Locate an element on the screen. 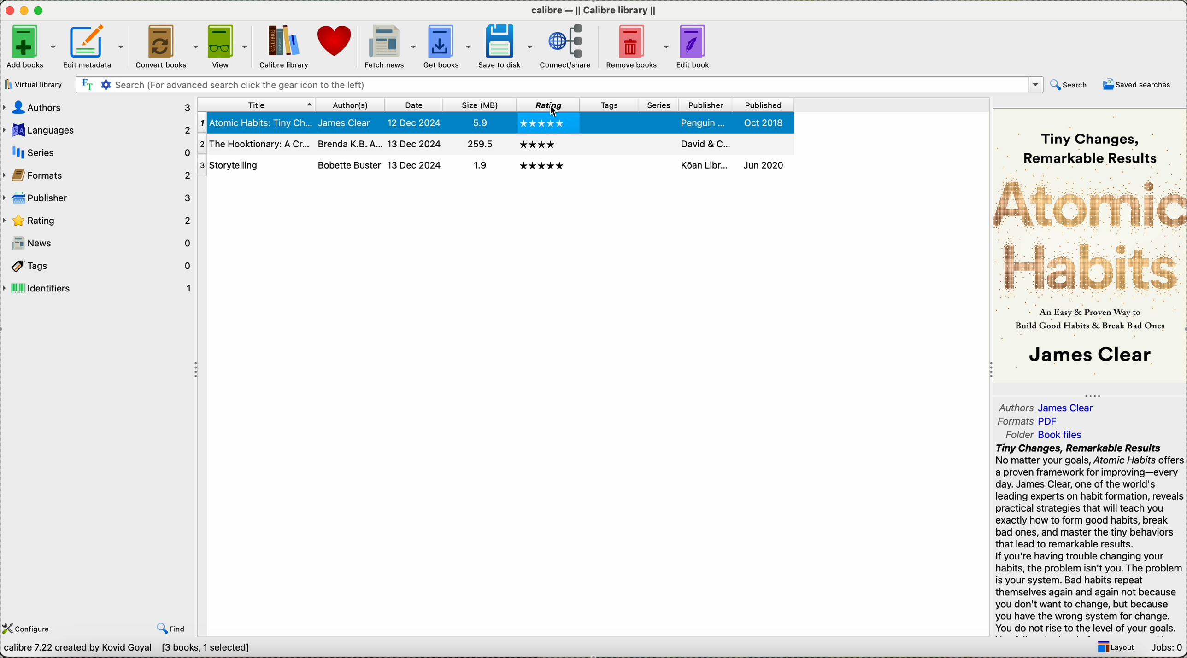 The height and width of the screenshot is (658, 1187). jun 2020 is located at coordinates (764, 164).